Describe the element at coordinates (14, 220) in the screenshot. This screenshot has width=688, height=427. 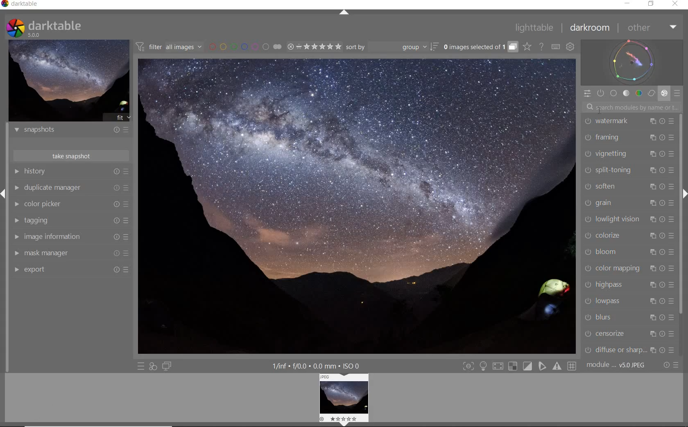
I see `TAGGING` at that location.